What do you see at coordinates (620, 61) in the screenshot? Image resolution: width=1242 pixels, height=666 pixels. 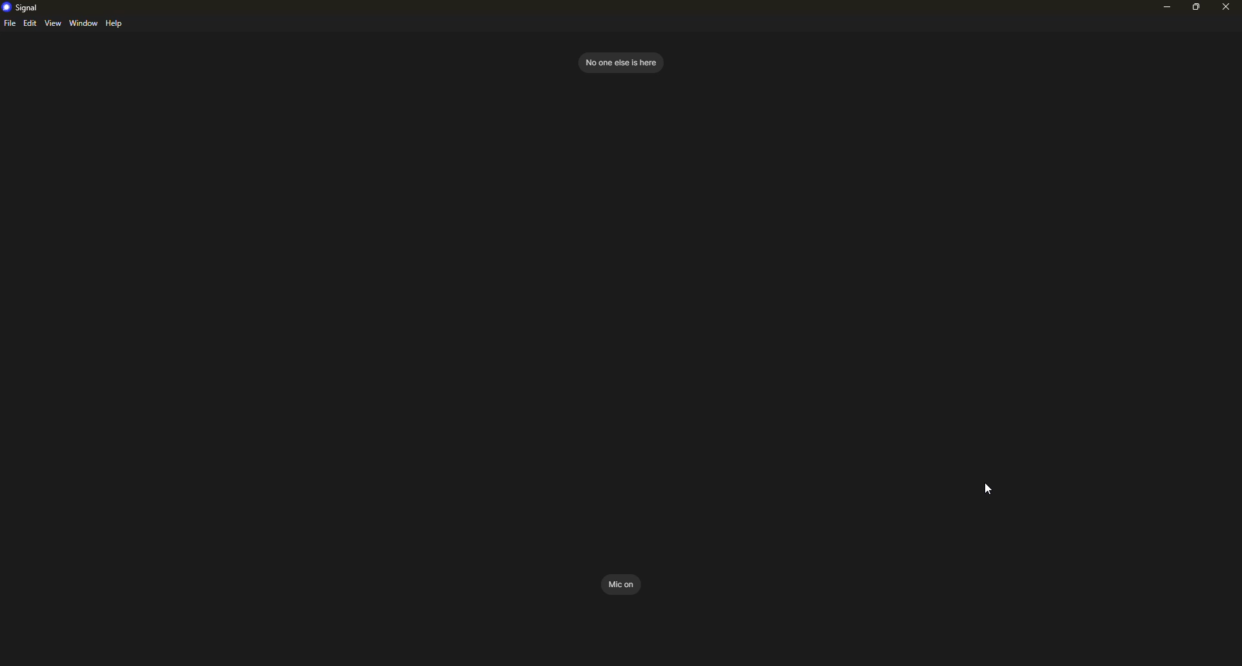 I see `no one else is here` at bounding box center [620, 61].